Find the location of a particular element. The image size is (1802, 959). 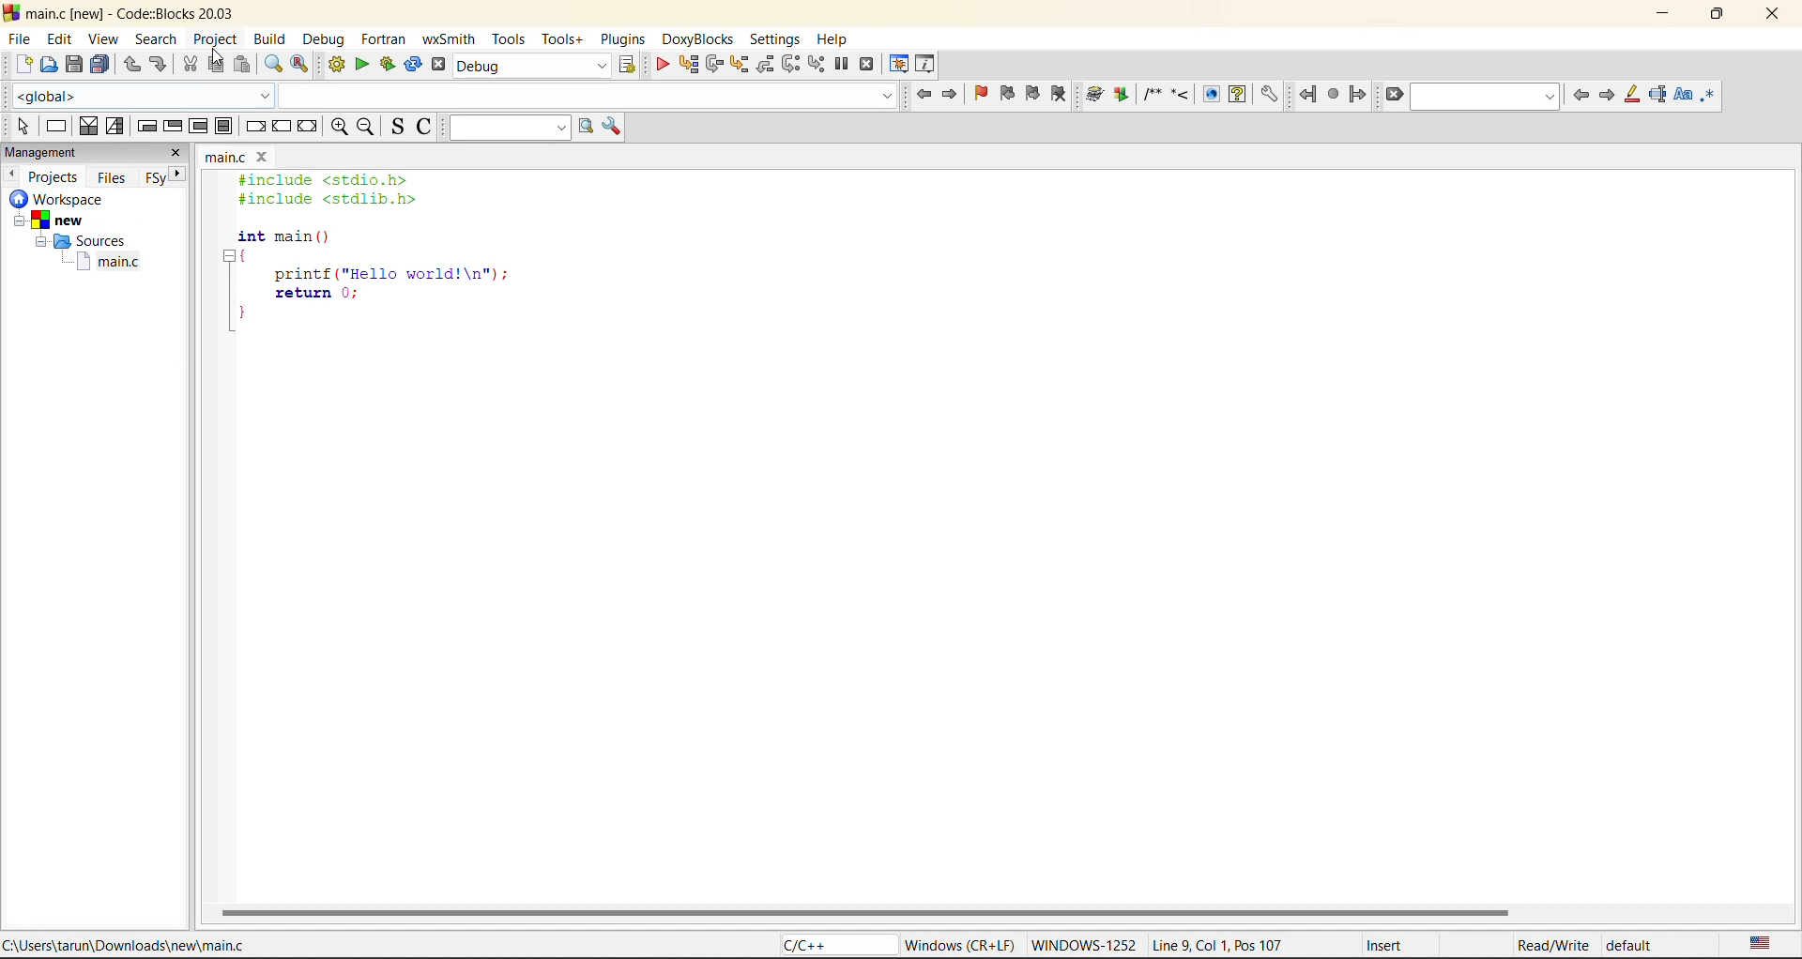

files is located at coordinates (113, 178).